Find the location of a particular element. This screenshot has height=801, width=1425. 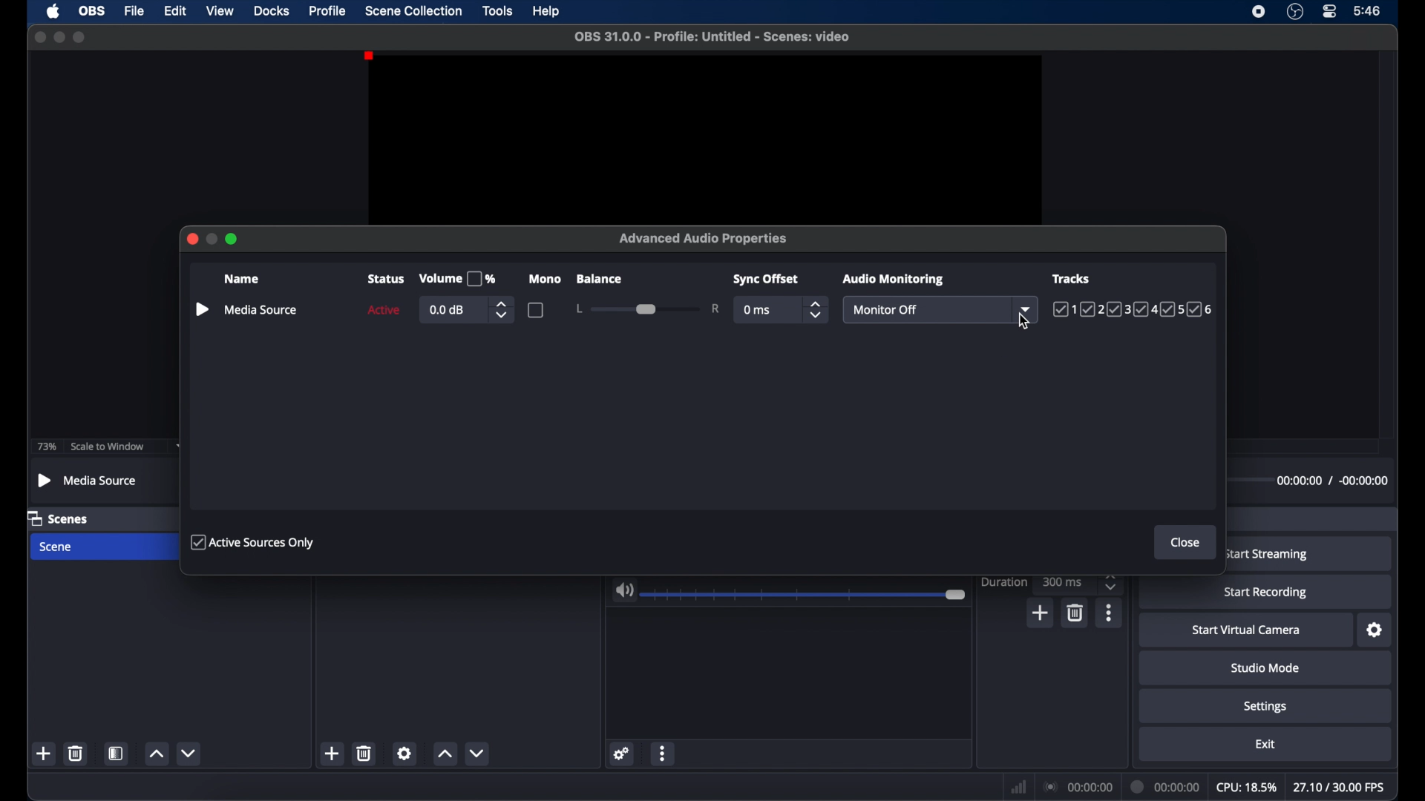

scenes is located at coordinates (61, 519).